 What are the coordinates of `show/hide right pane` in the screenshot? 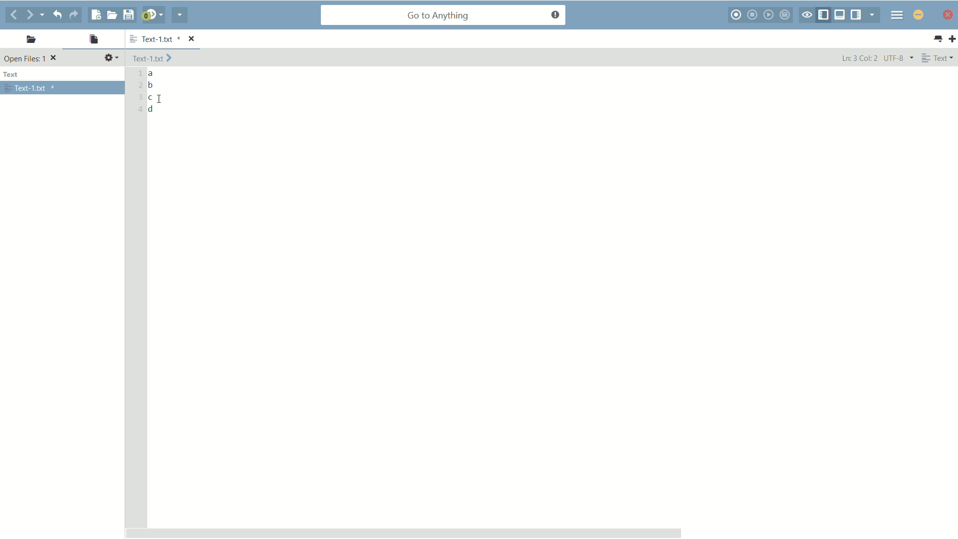 It's located at (857, 14).